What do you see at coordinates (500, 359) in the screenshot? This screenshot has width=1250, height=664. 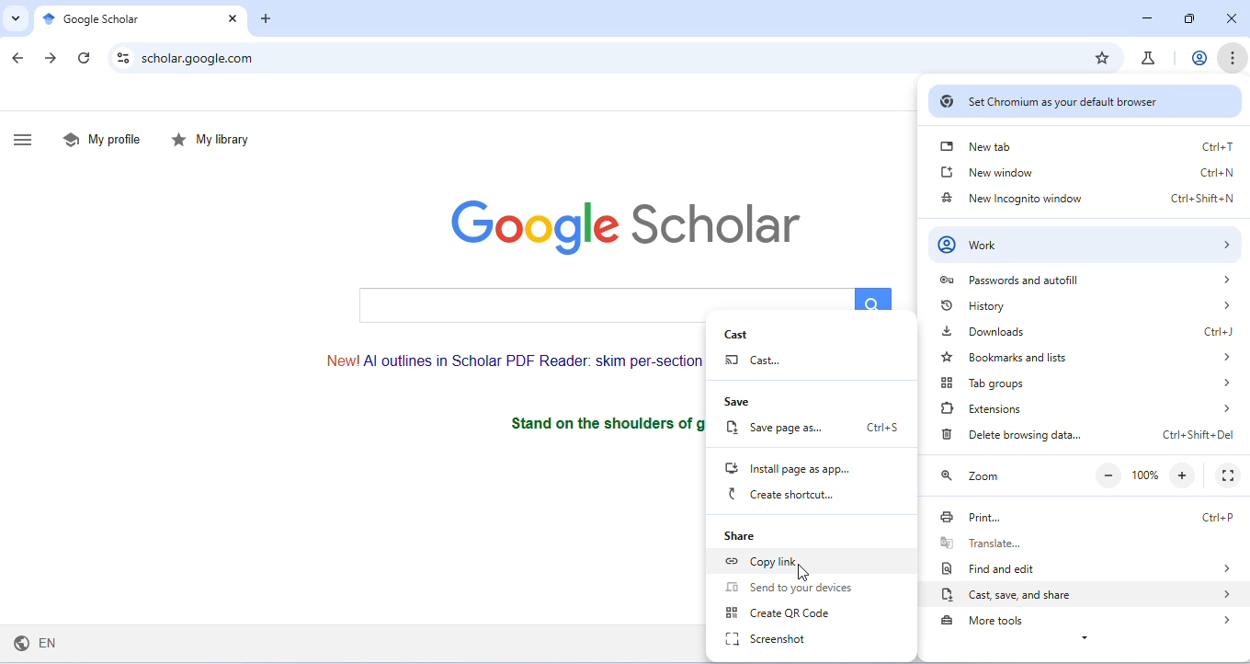 I see `text on AI outlines` at bounding box center [500, 359].